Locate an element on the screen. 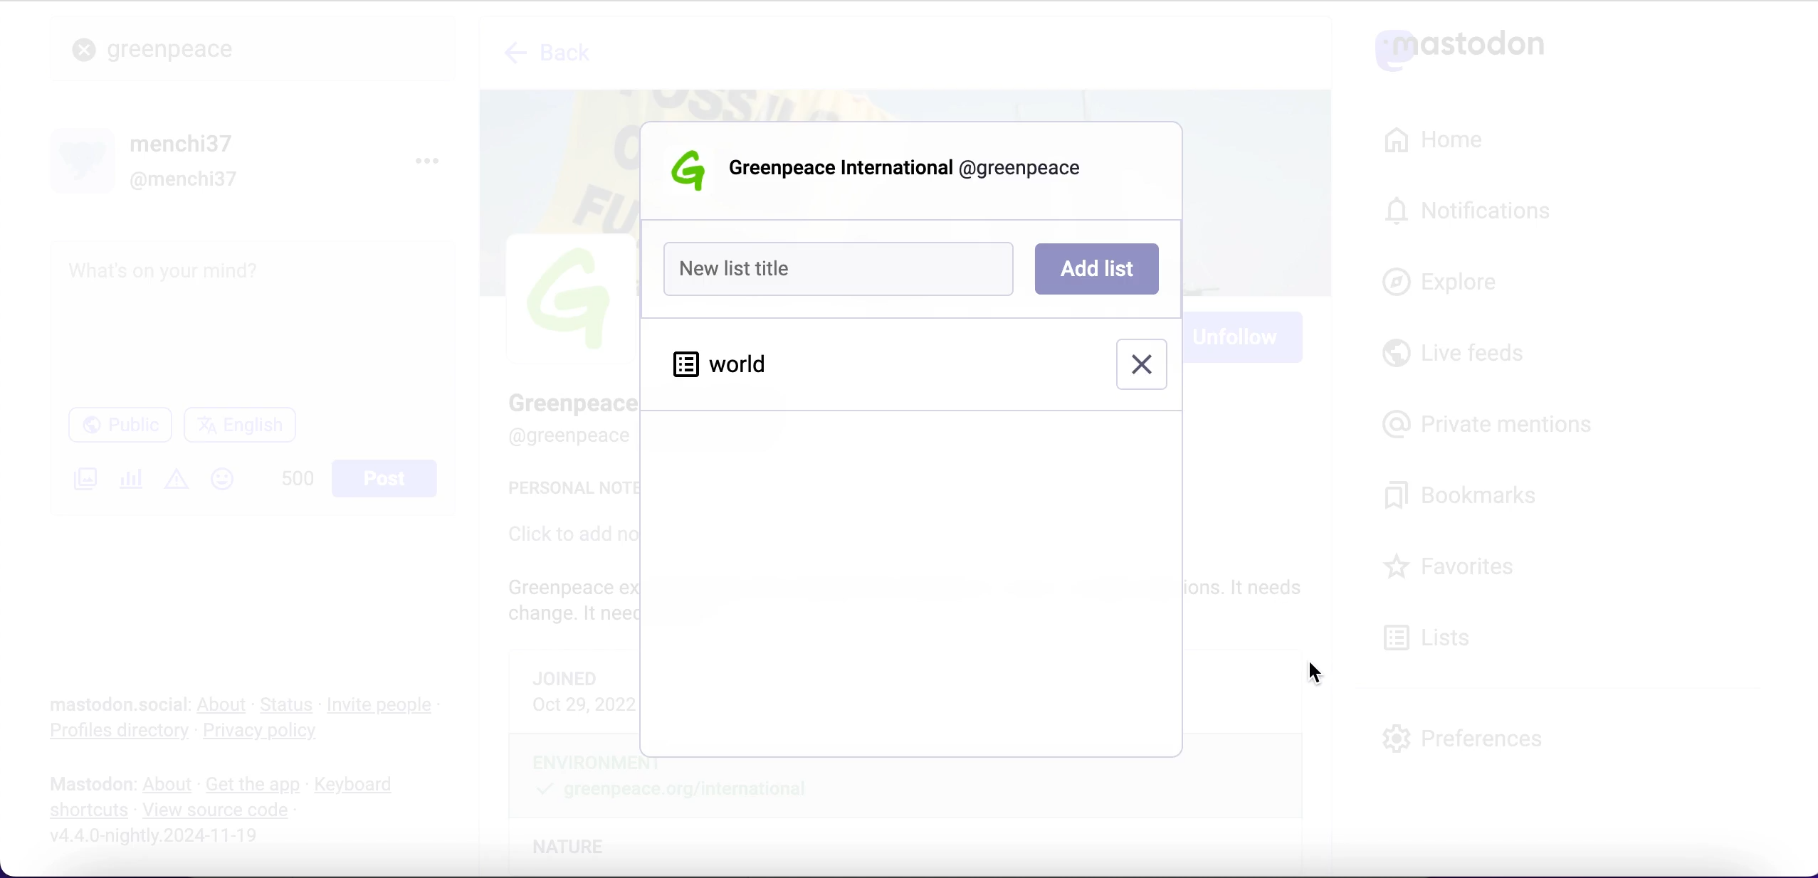 This screenshot has height=878, width=1818. favorites is located at coordinates (1454, 568).